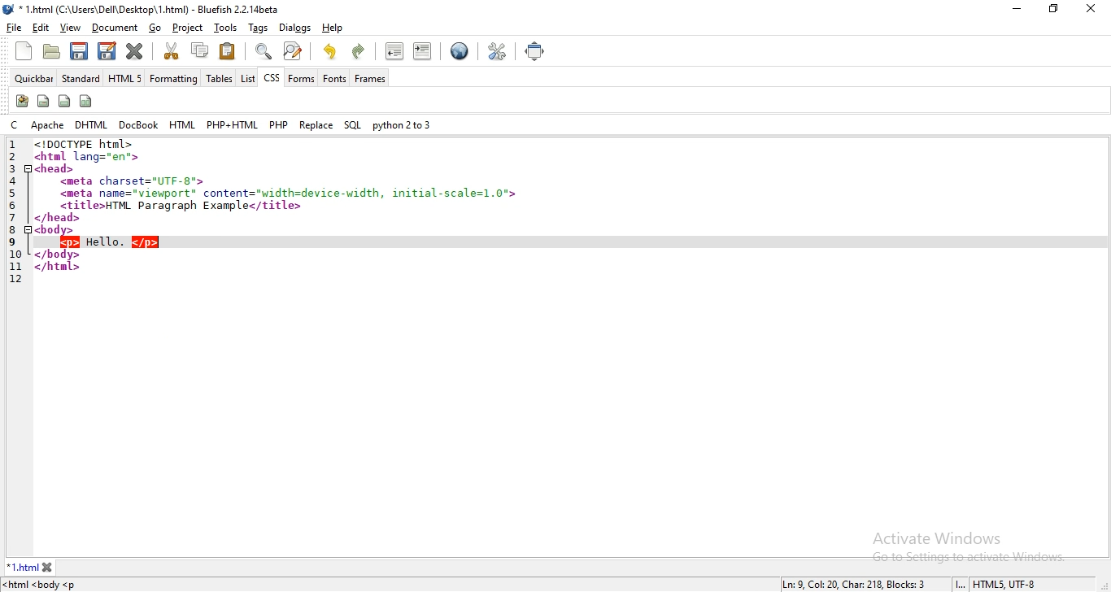  What do you see at coordinates (297, 29) in the screenshot?
I see `dialogs` at bounding box center [297, 29].